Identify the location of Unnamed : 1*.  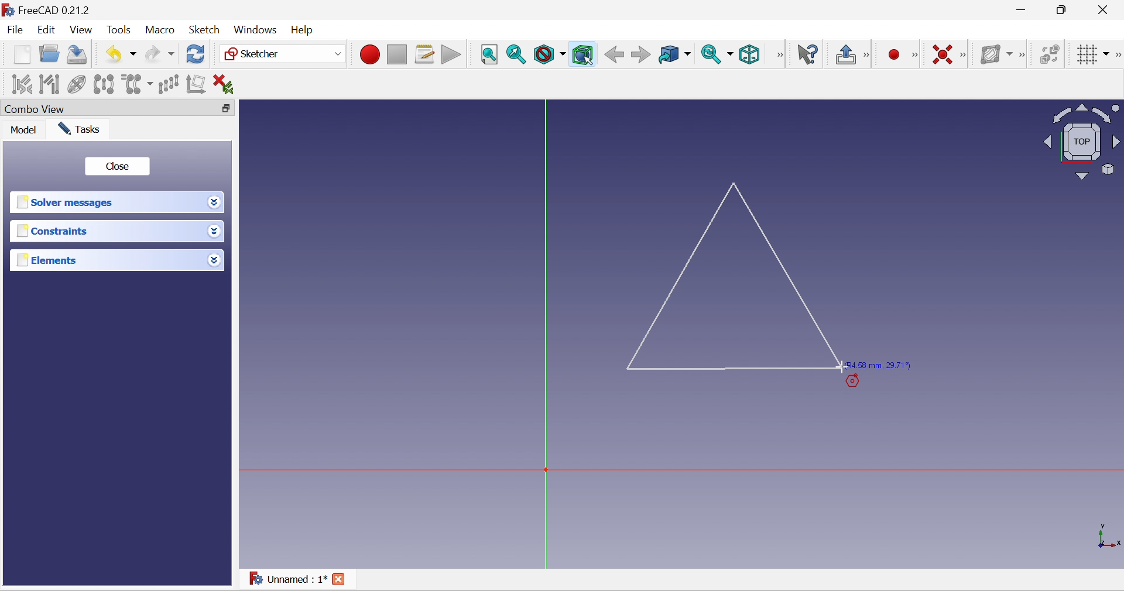
(289, 578).